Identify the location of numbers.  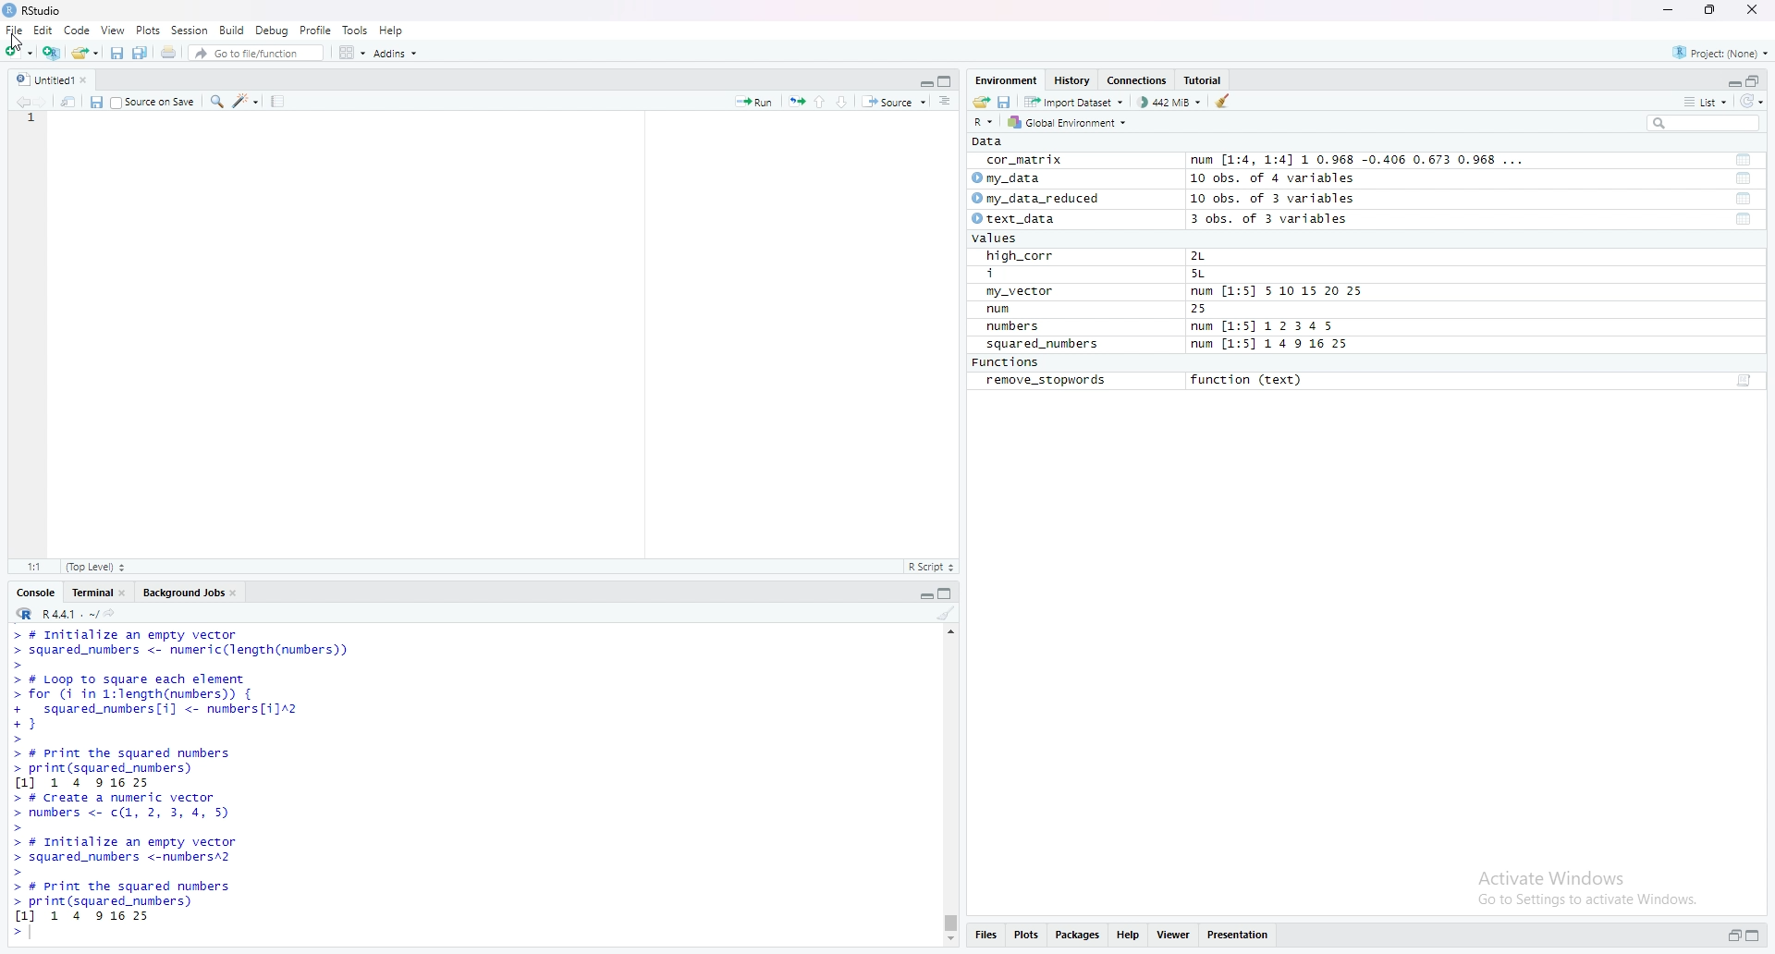
(1018, 327).